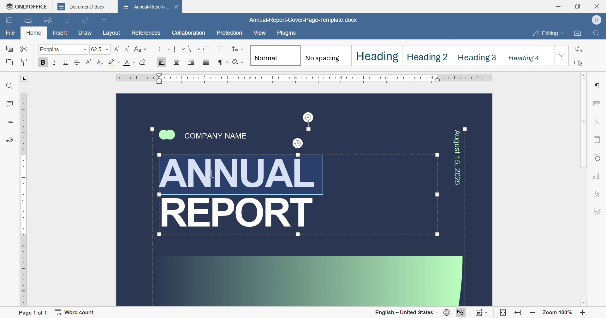 The height and width of the screenshot is (318, 606). What do you see at coordinates (128, 49) in the screenshot?
I see `decrement font size` at bounding box center [128, 49].